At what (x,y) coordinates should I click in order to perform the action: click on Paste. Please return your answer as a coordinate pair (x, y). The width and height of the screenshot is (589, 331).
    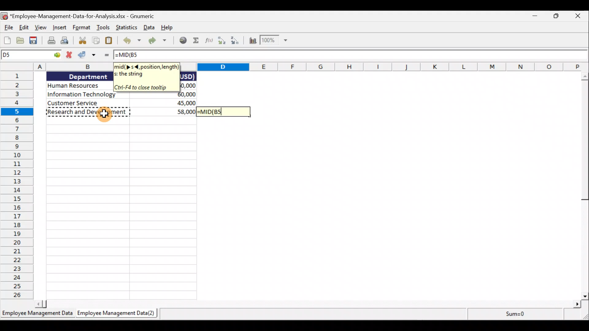
    Looking at the image, I should click on (109, 40).